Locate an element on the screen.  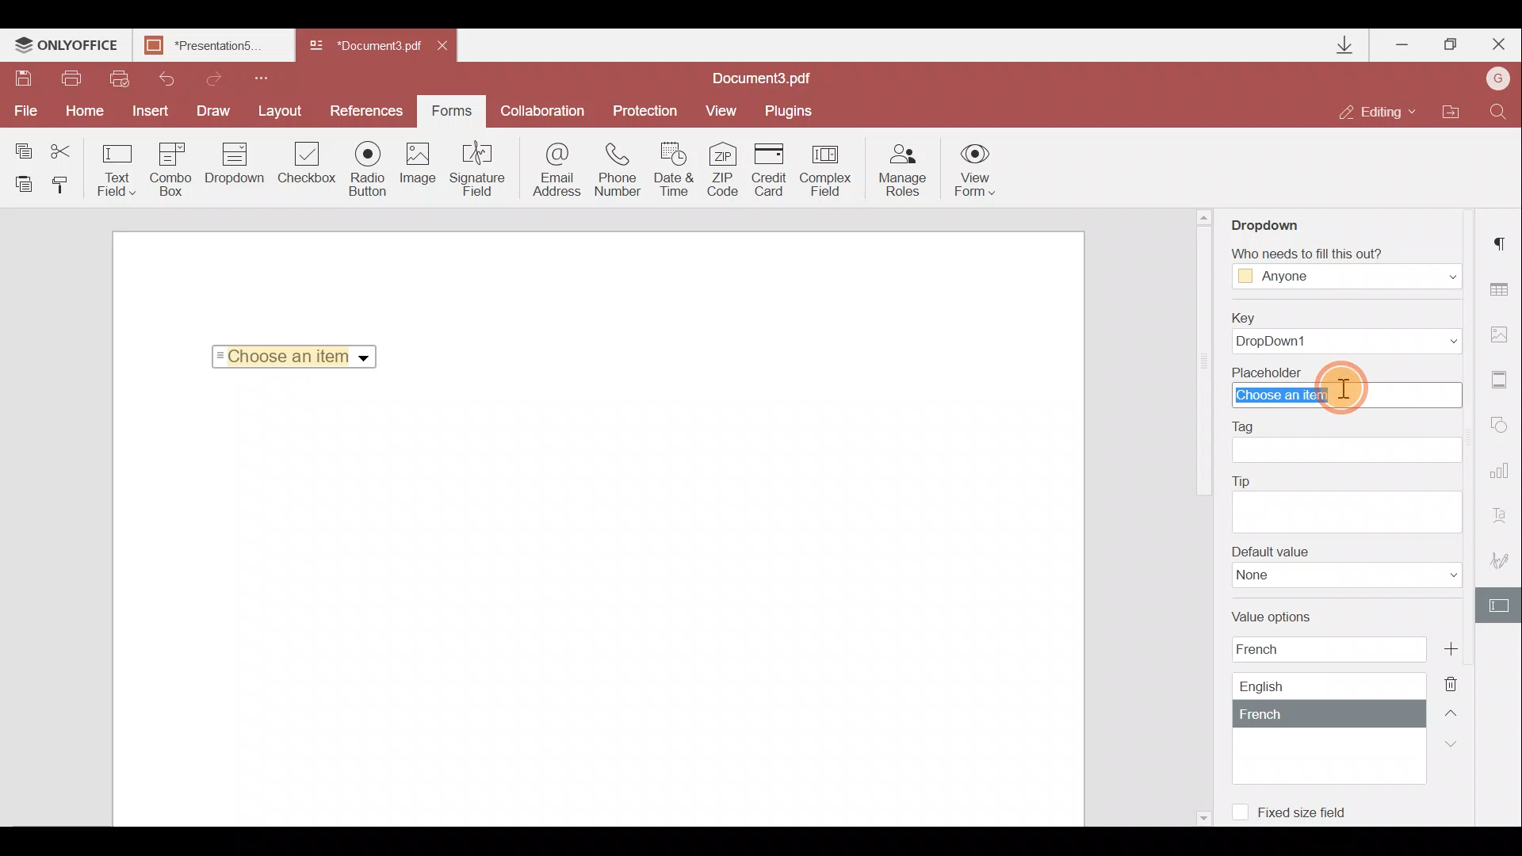
Redo is located at coordinates (206, 76).